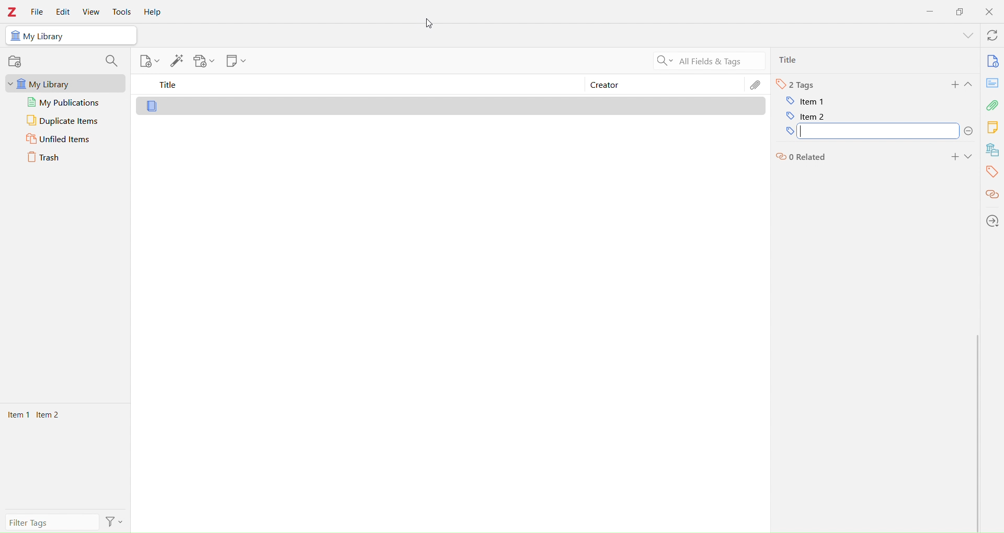 The image size is (1004, 533). I want to click on , so click(933, 11).